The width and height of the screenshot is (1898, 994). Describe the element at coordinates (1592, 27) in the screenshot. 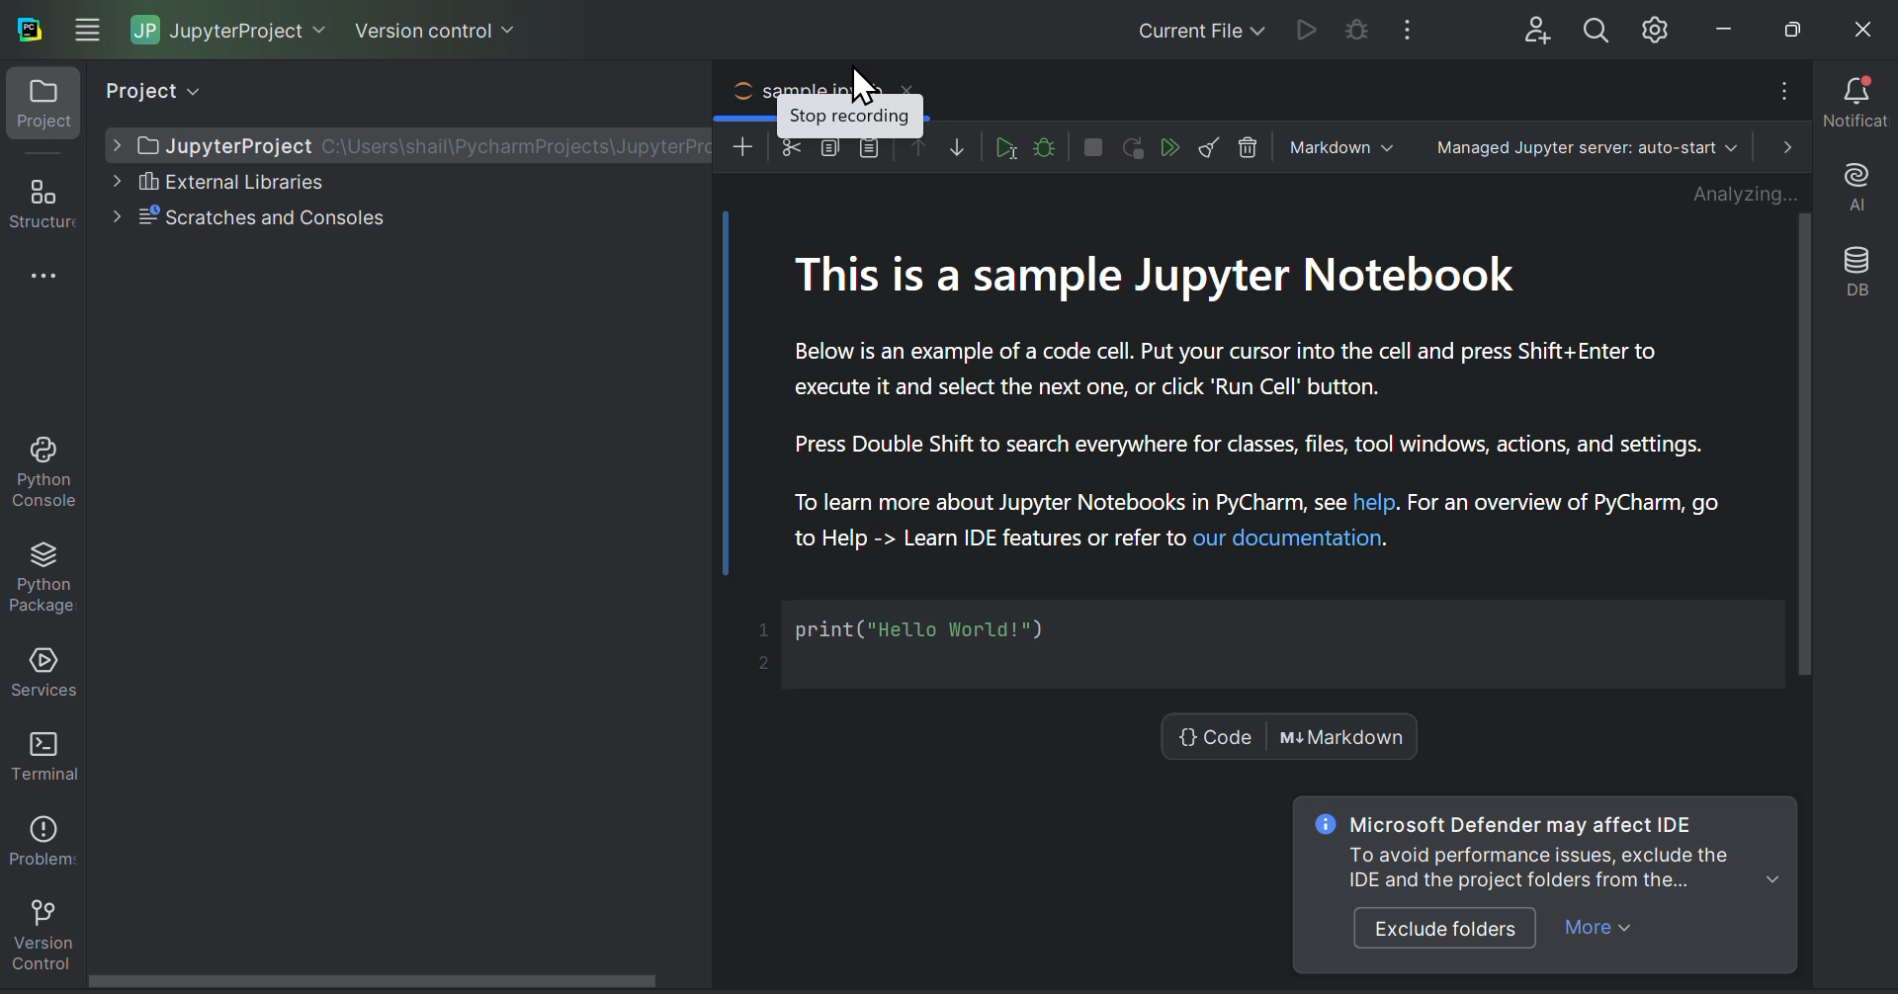

I see `search` at that location.